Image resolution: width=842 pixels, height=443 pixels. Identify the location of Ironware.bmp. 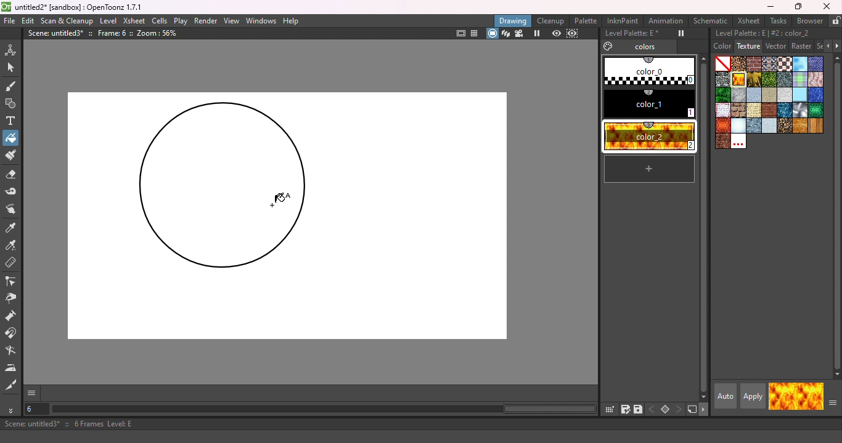
(785, 79).